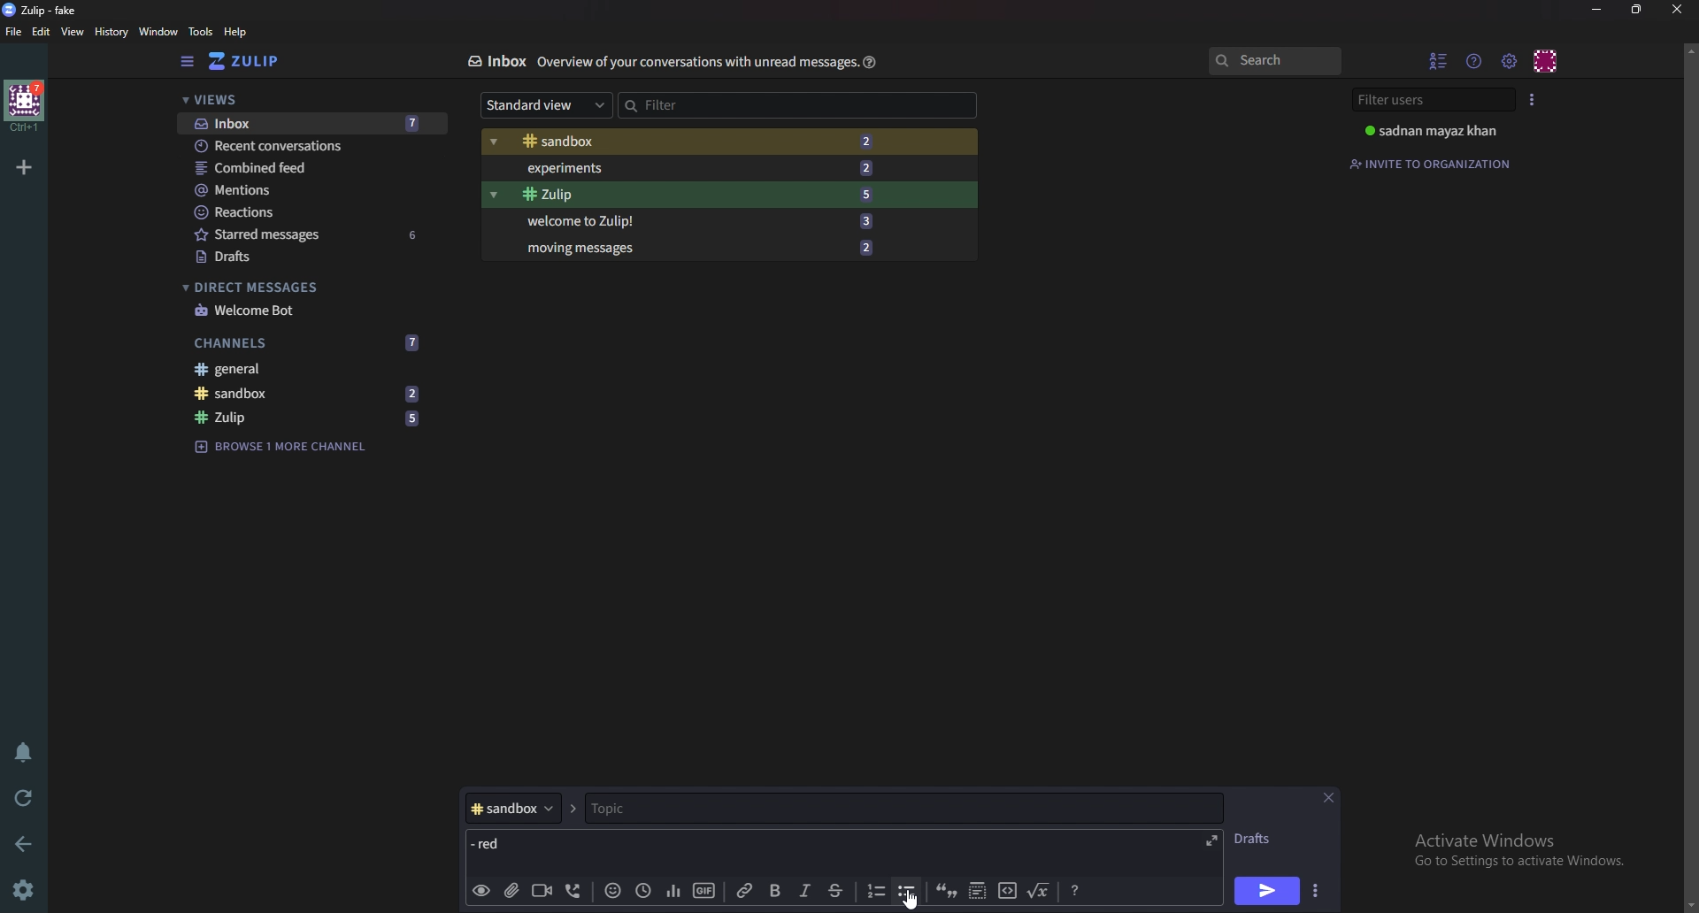  Describe the element at coordinates (697, 61) in the screenshot. I see `Info` at that location.